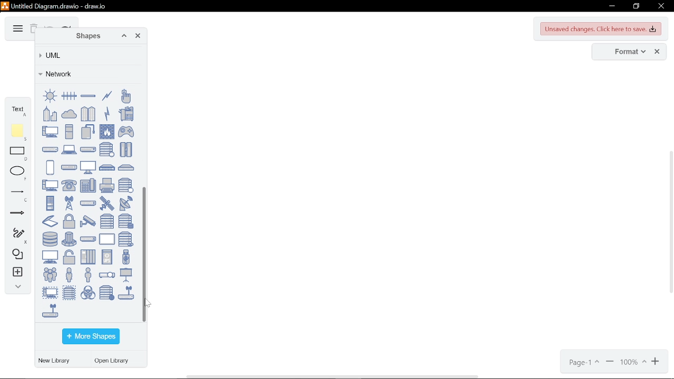 The image size is (674, 379). What do you see at coordinates (126, 149) in the screenshot?
I see `mainframe` at bounding box center [126, 149].